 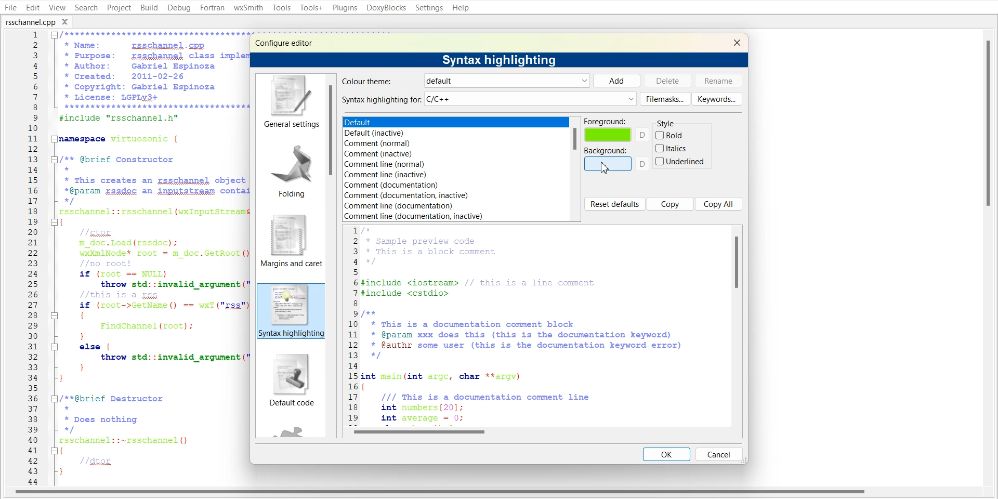 I want to click on Filemasks, so click(x=665, y=99).